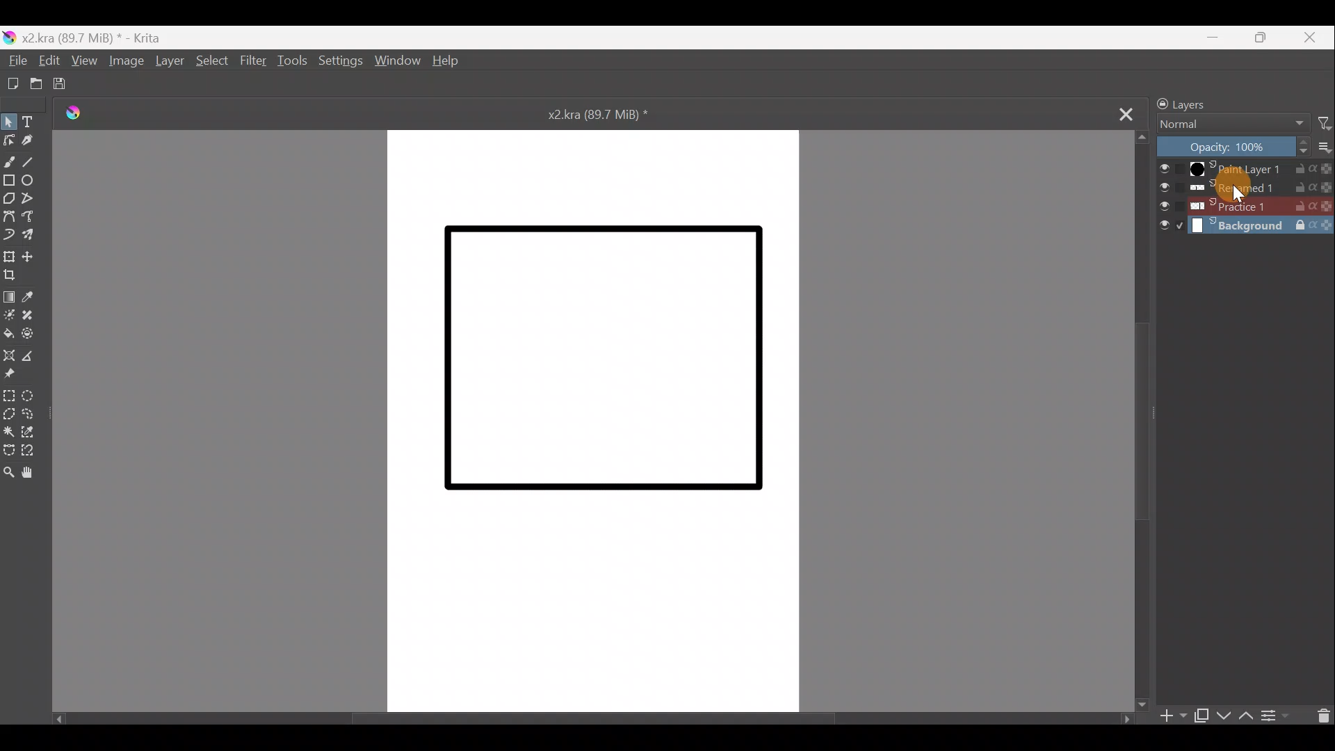 The width and height of the screenshot is (1335, 751). I want to click on View/change layer properties, so click(1275, 716).